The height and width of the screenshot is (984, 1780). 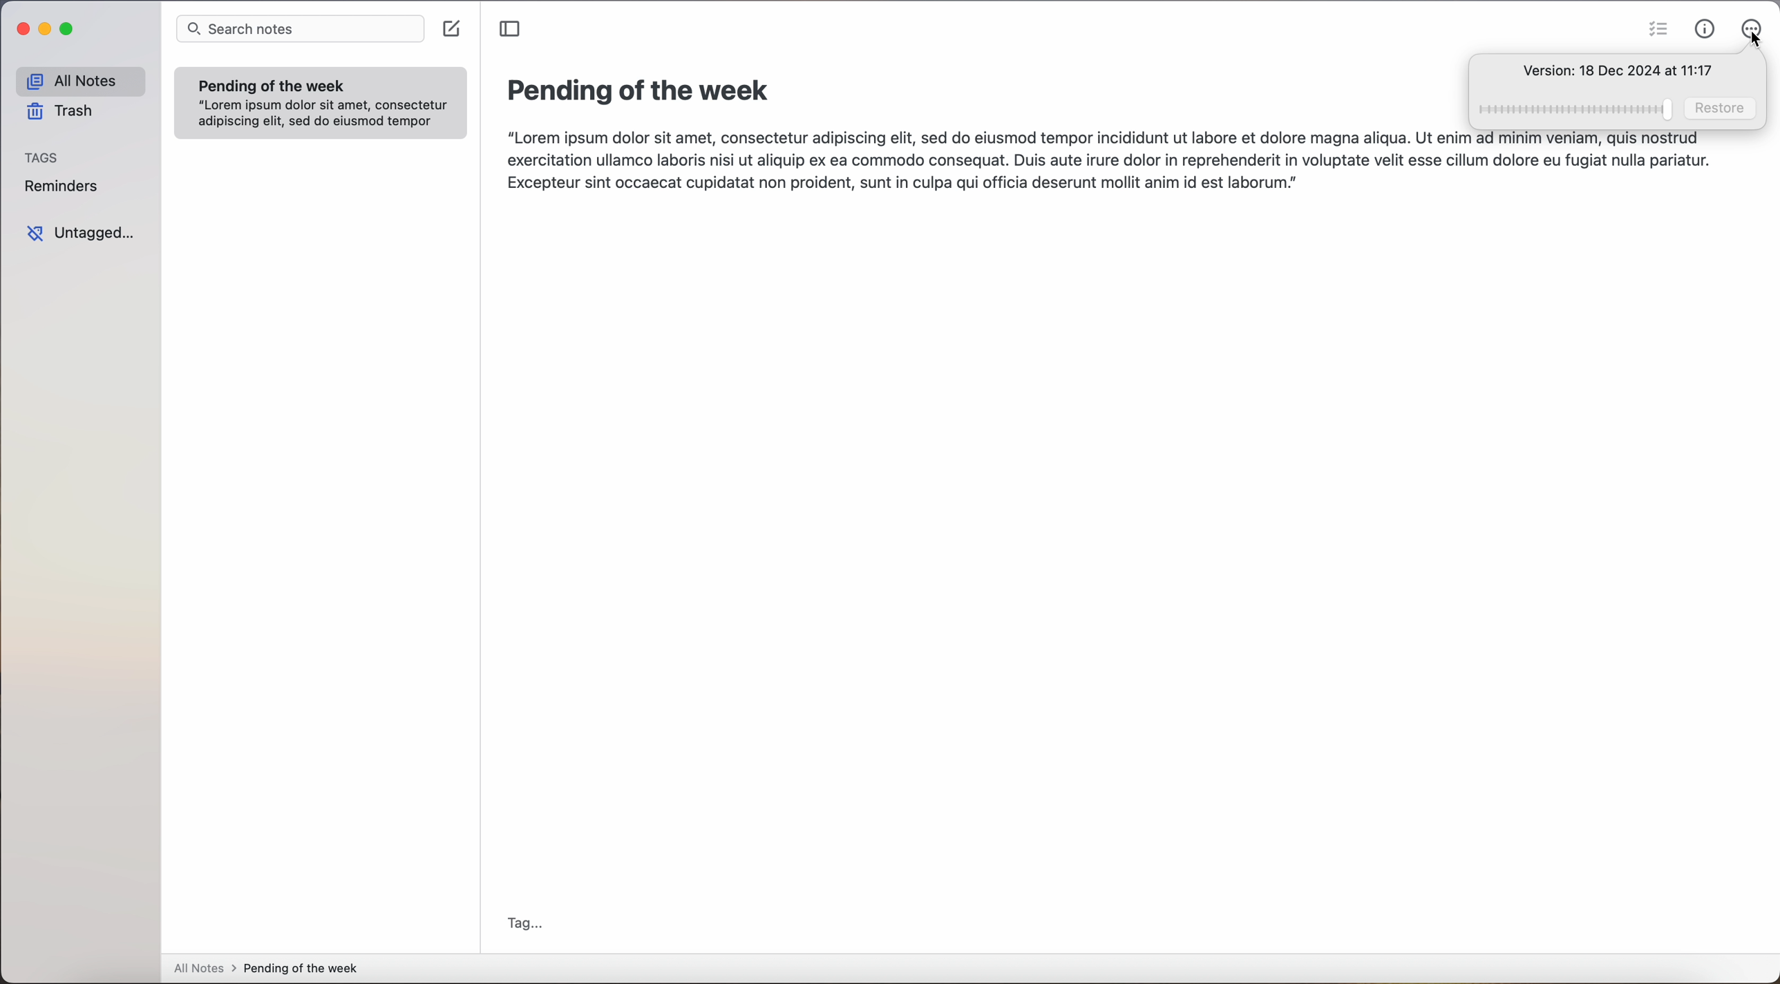 I want to click on disable restore, so click(x=1621, y=109).